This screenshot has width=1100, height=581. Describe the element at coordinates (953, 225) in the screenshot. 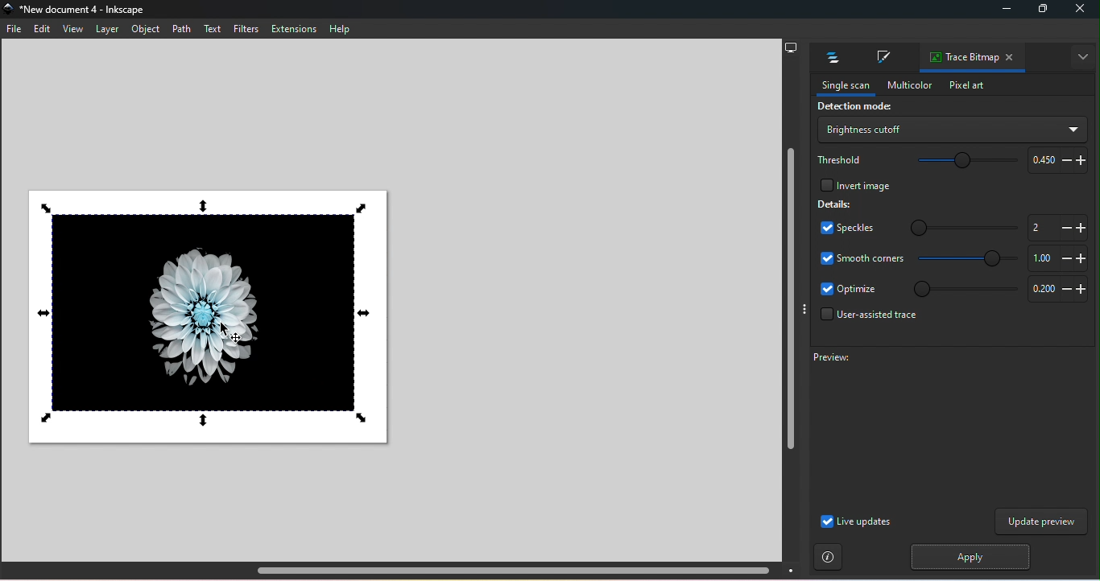

I see `Speckles slide bar` at that location.